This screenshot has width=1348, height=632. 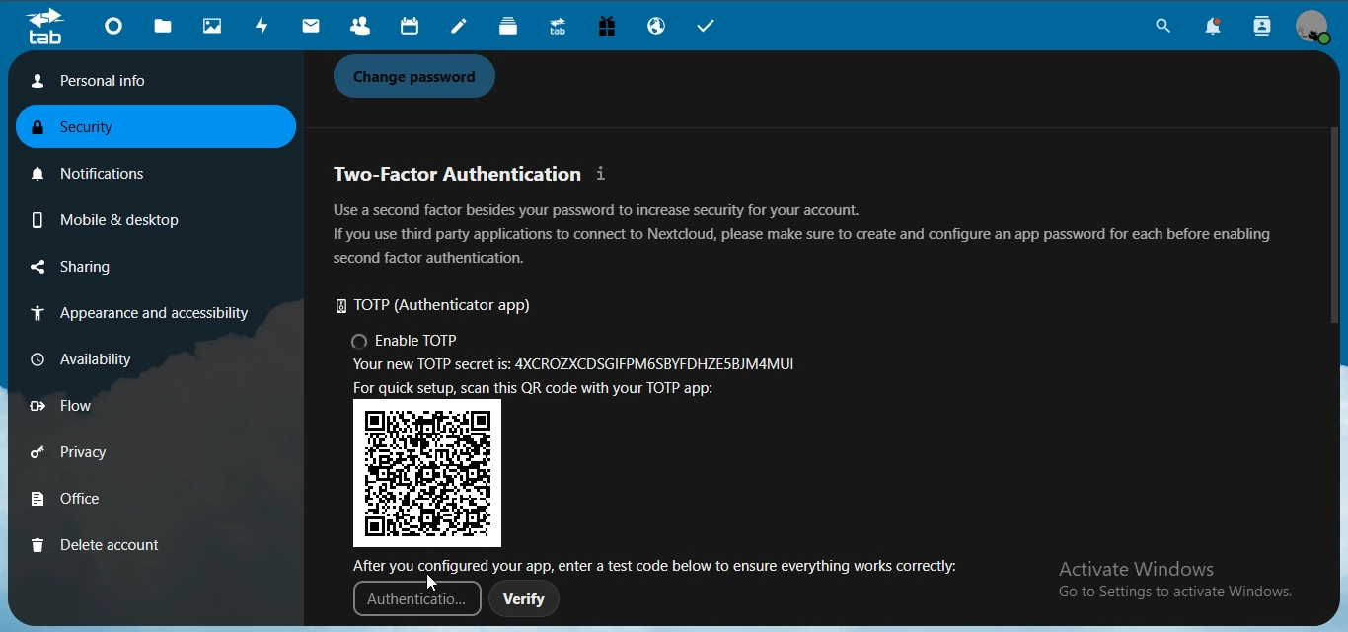 What do you see at coordinates (663, 564) in the screenshot?
I see `After you configured your app, enter a test code below to ensure everything works correctly:` at bounding box center [663, 564].